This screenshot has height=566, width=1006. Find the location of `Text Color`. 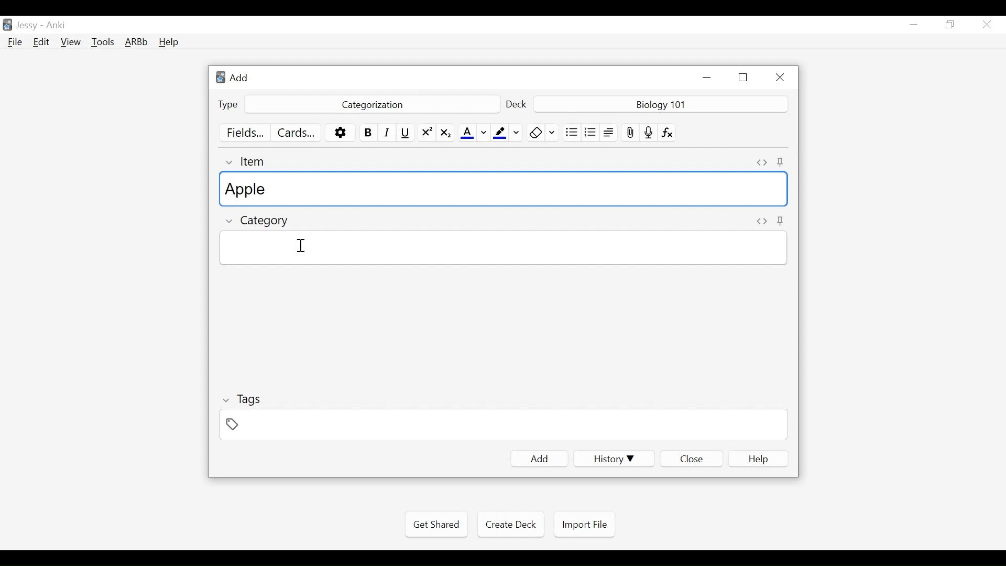

Text Color is located at coordinates (474, 133).